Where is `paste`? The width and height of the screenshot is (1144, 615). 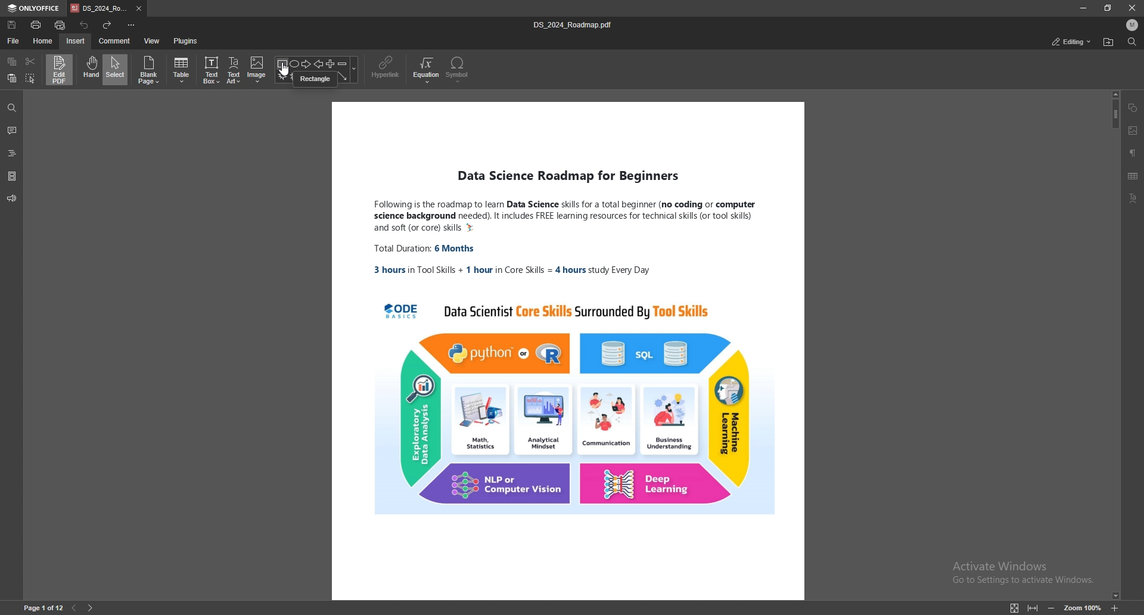 paste is located at coordinates (12, 79).